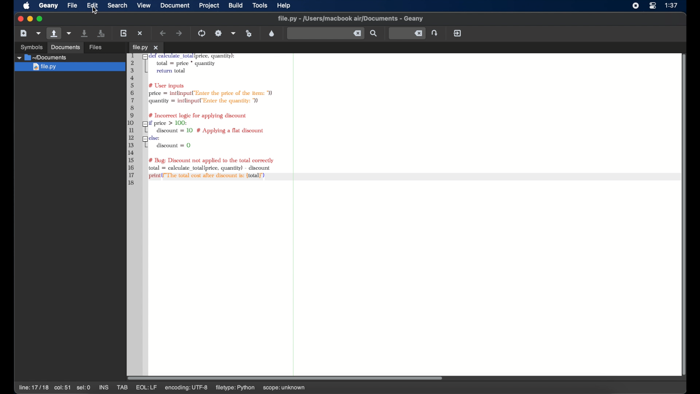 This screenshot has width=700, height=394. I want to click on file.py, so click(145, 47).